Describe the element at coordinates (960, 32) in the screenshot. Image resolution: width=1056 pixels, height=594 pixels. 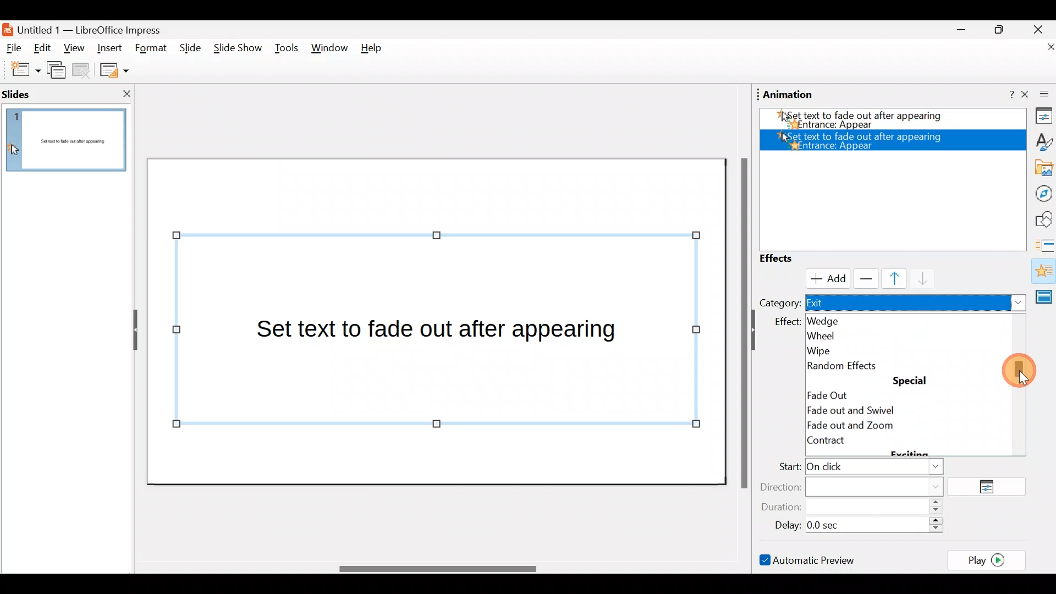
I see `Minimise` at that location.